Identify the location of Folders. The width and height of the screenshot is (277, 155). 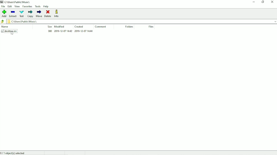
(129, 27).